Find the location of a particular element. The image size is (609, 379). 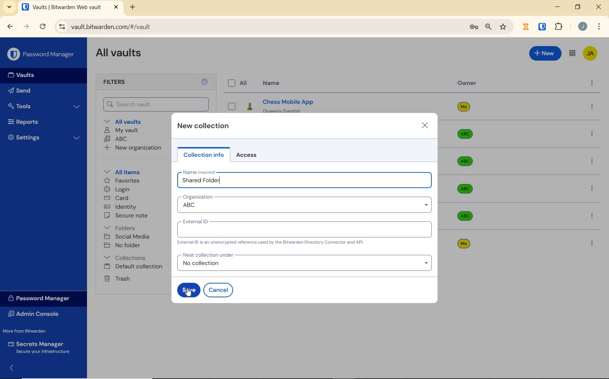

address bar is located at coordinates (257, 27).